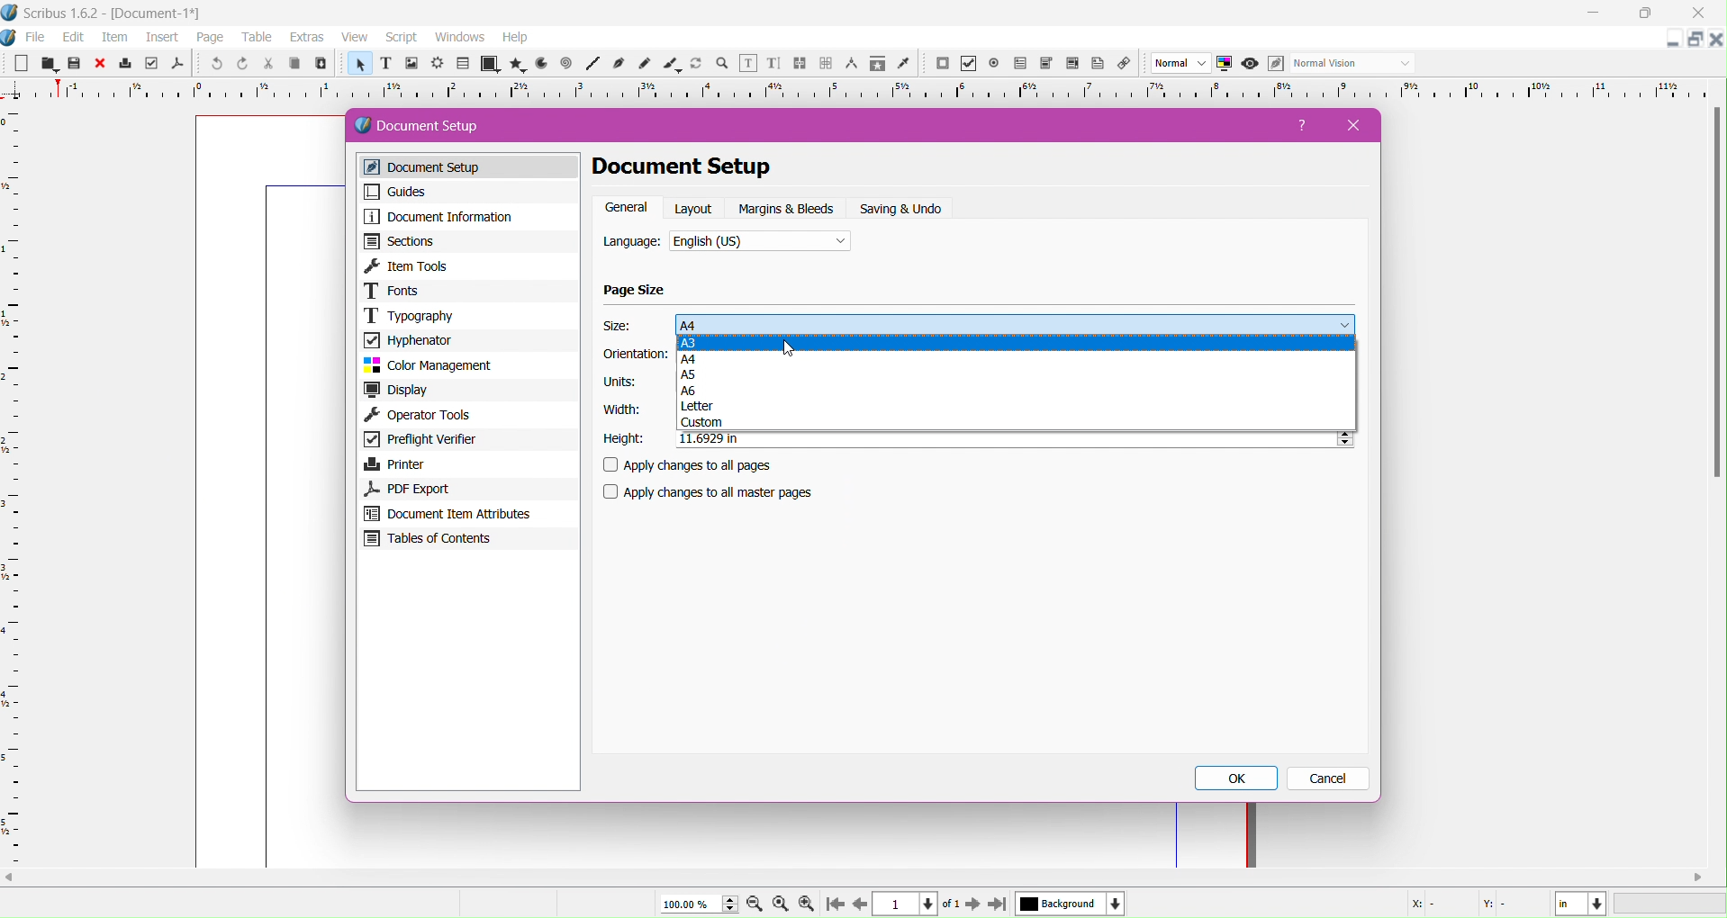 The image size is (1727, 918). Describe the element at coordinates (1017, 361) in the screenshot. I see `A4` at that location.